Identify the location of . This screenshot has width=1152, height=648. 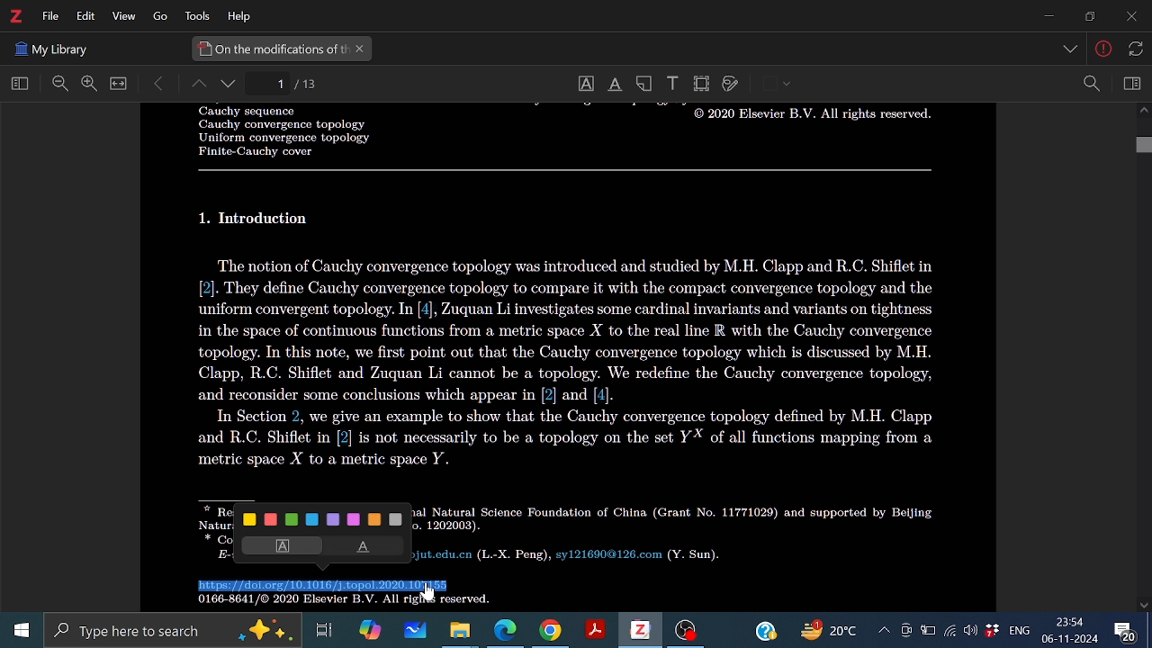
(1133, 48).